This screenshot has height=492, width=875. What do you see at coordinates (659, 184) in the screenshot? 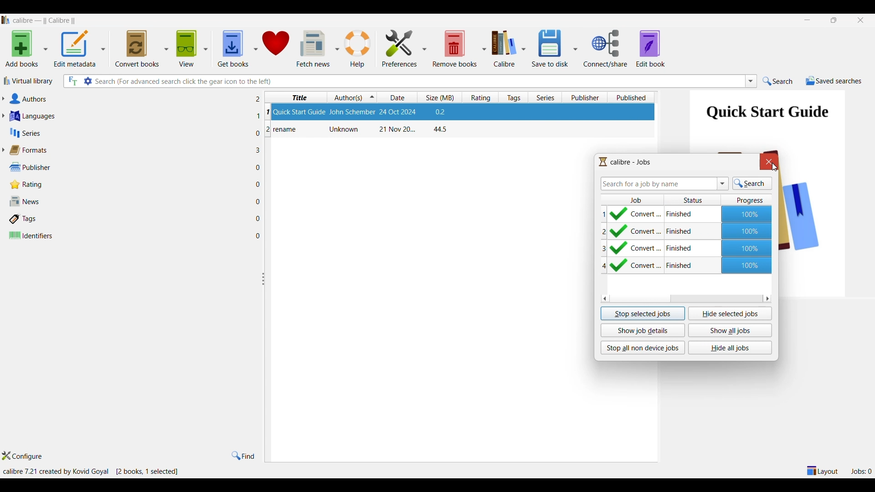
I see `Type in search` at bounding box center [659, 184].